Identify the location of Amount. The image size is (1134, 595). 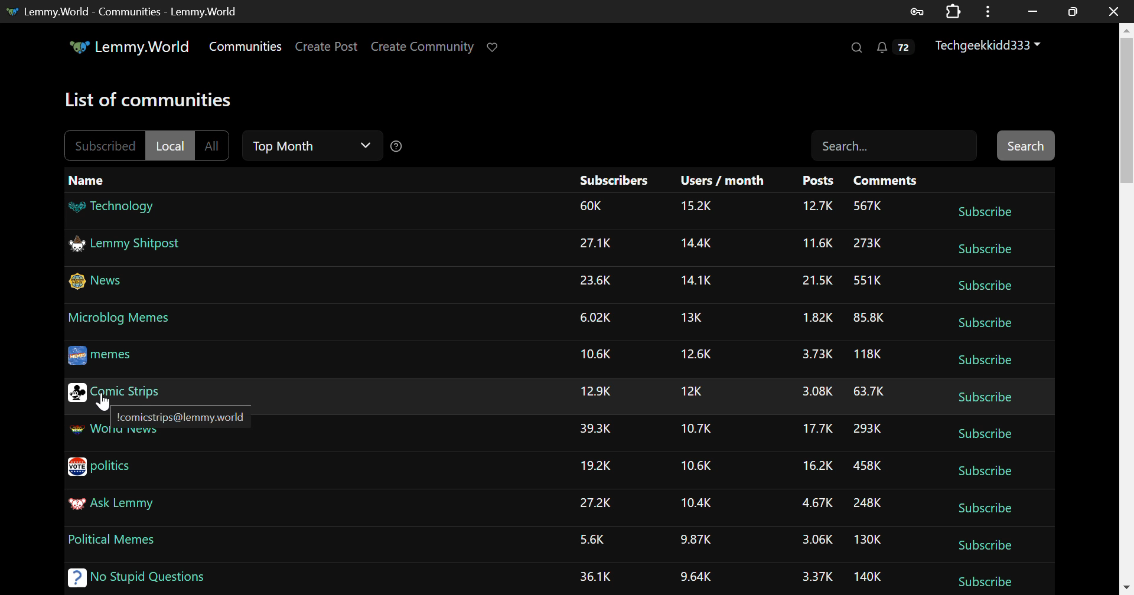
(869, 205).